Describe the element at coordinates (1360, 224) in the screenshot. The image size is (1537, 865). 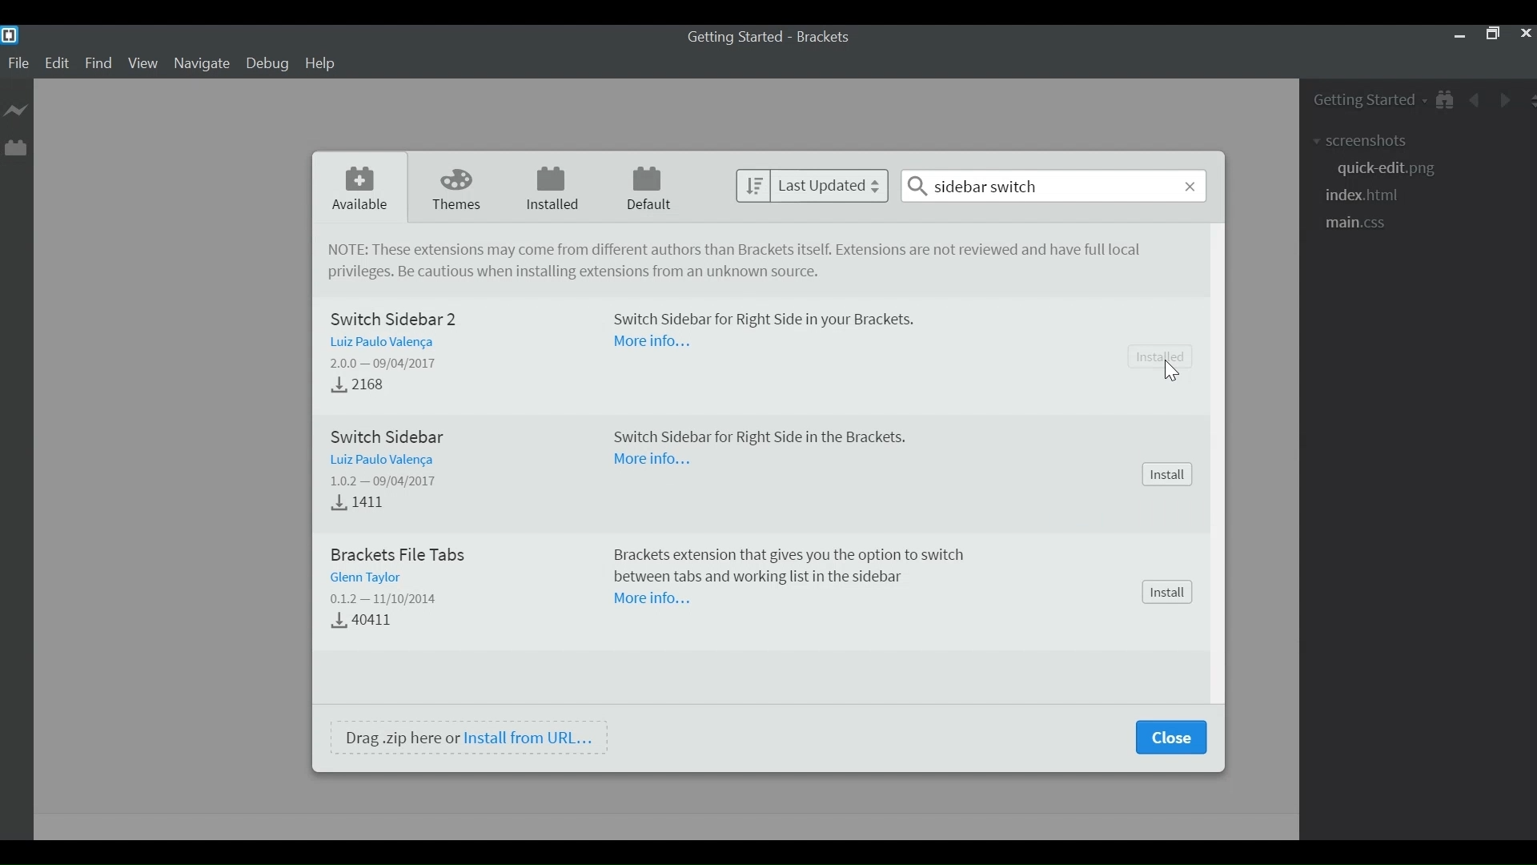
I see `css file` at that location.